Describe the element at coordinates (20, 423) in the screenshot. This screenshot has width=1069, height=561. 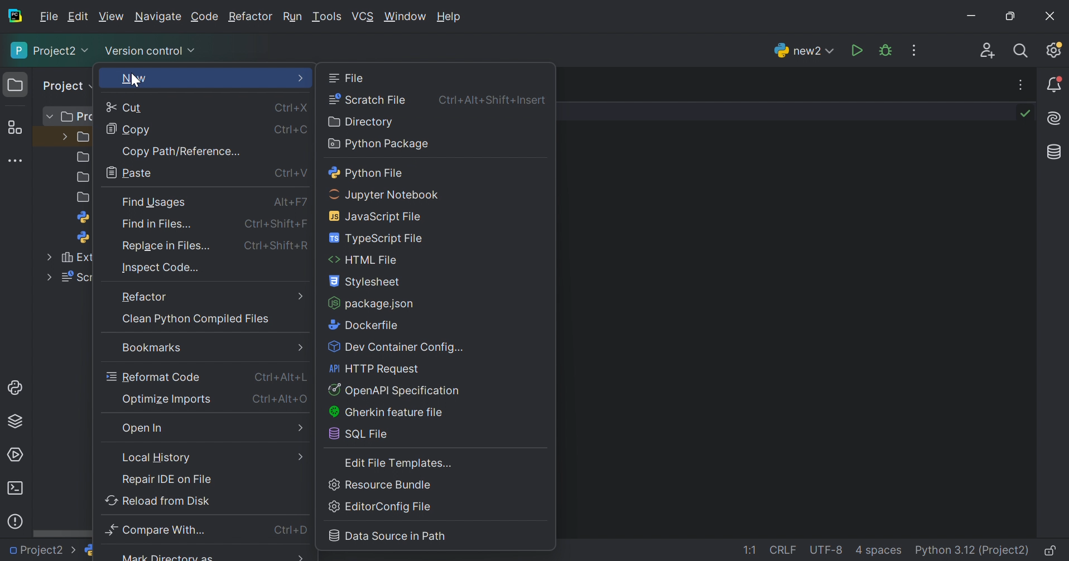
I see `Python Packages` at that location.